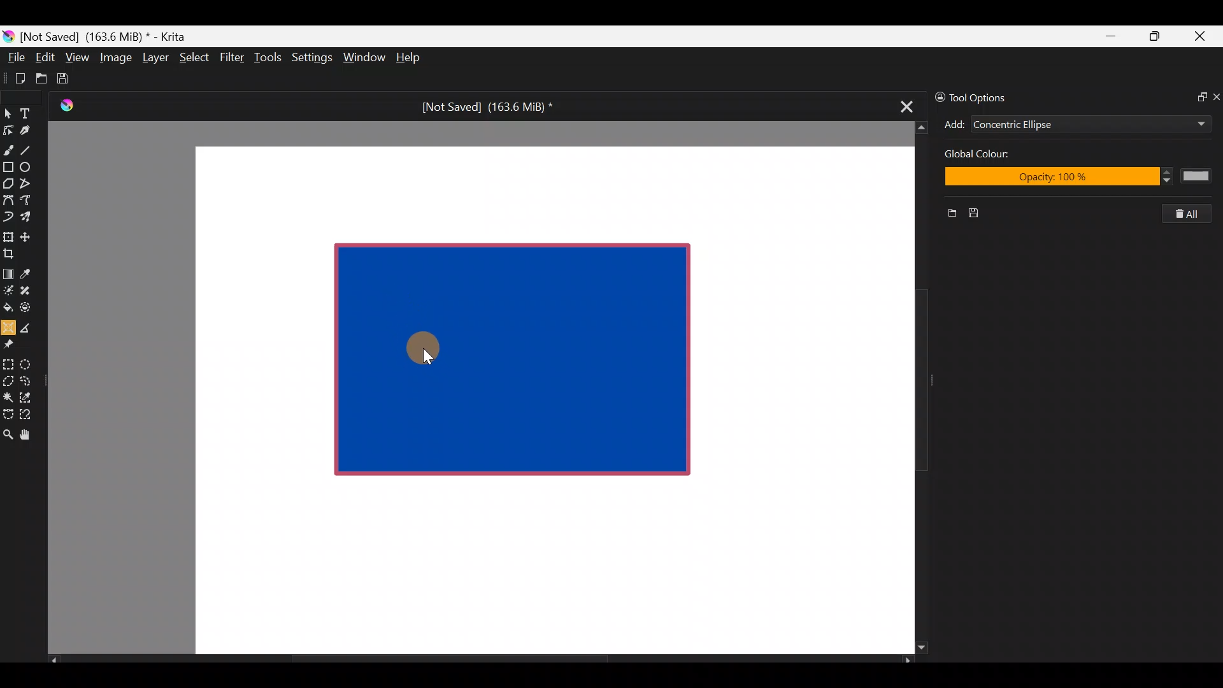  What do you see at coordinates (64, 105) in the screenshot?
I see `Krita Logo` at bounding box center [64, 105].